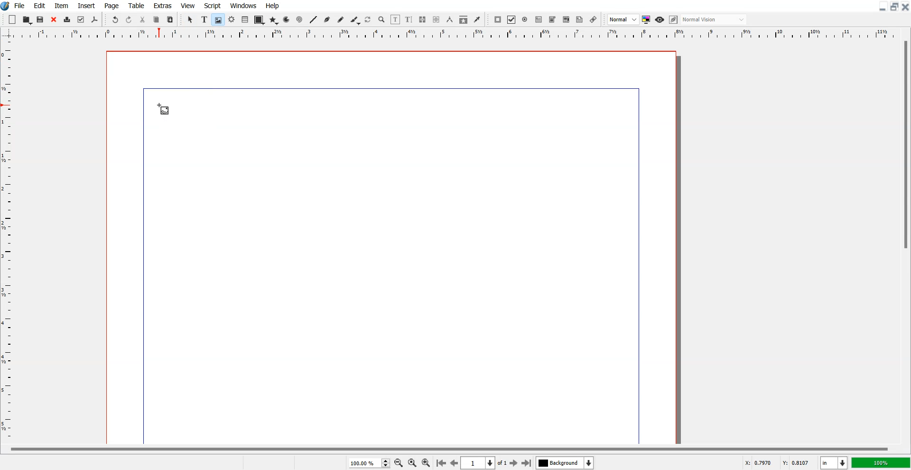 Image resolution: width=911 pixels, height=470 pixels. Describe the element at coordinates (115, 19) in the screenshot. I see `Undo` at that location.